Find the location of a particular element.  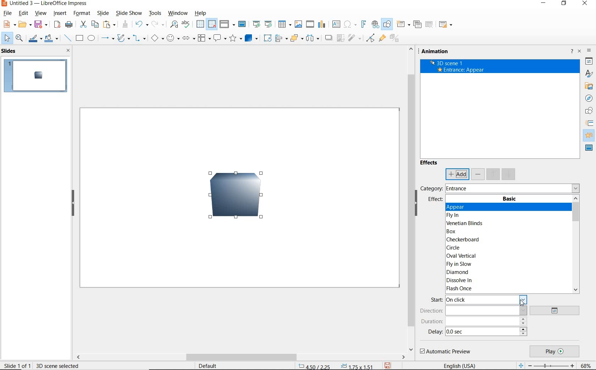

save is located at coordinates (387, 365).